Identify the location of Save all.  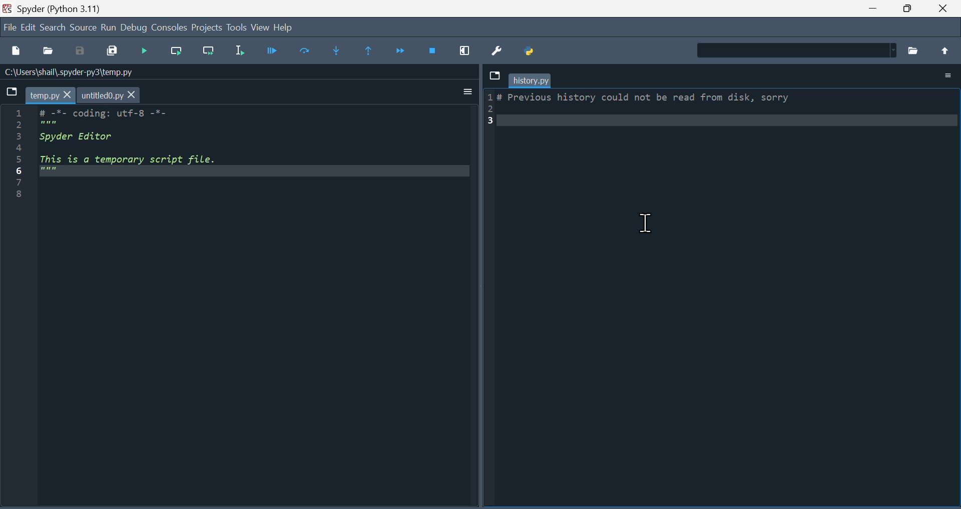
(115, 50).